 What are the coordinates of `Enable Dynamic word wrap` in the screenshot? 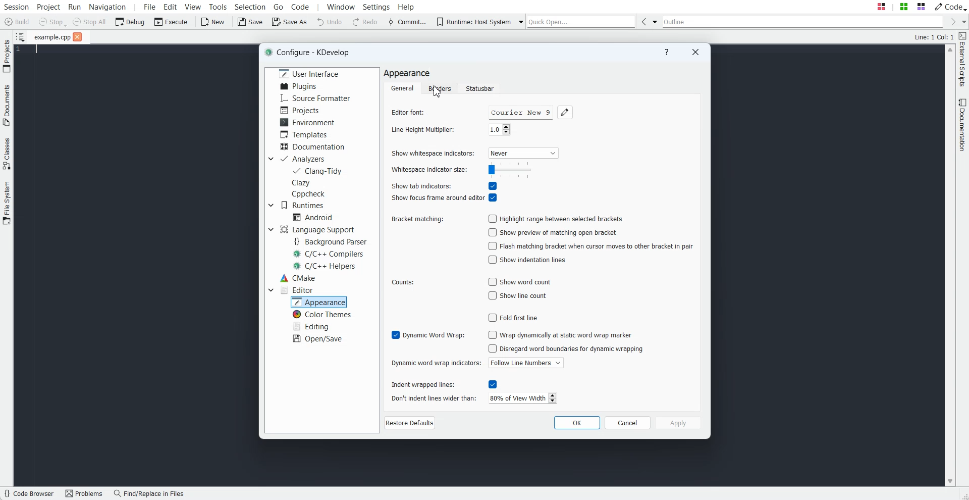 It's located at (429, 335).